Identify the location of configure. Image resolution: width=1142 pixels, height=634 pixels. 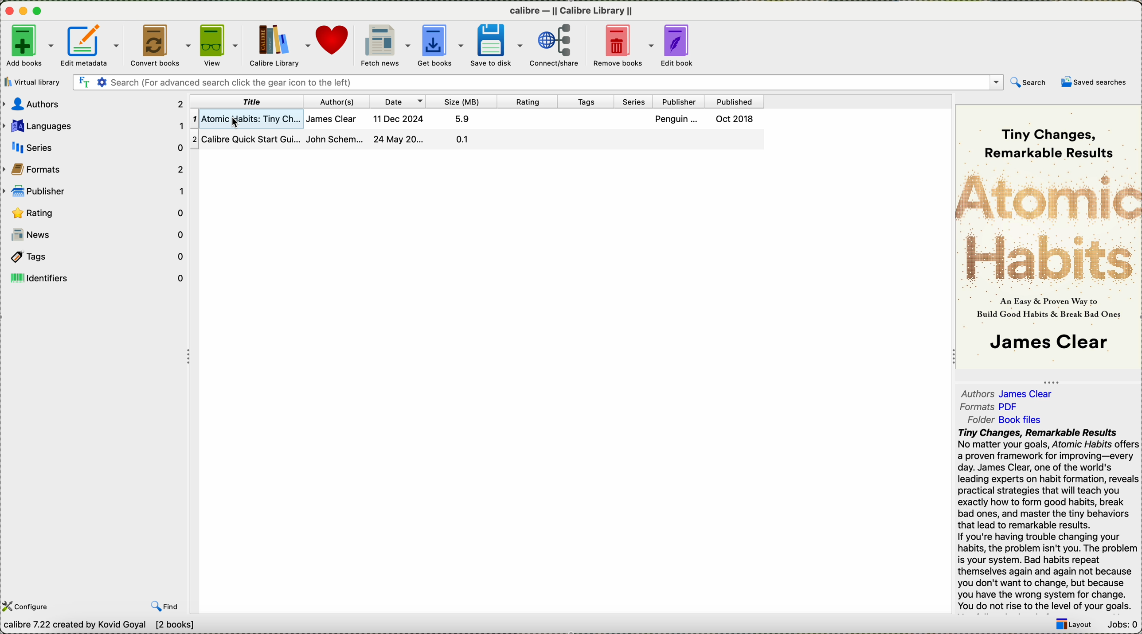
(27, 607).